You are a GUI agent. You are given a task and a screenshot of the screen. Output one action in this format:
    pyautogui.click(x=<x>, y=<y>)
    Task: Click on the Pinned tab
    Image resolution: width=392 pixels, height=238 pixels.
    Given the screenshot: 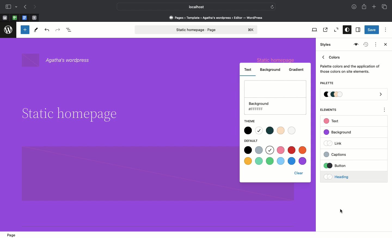 What is the action you would take?
    pyautogui.click(x=15, y=18)
    